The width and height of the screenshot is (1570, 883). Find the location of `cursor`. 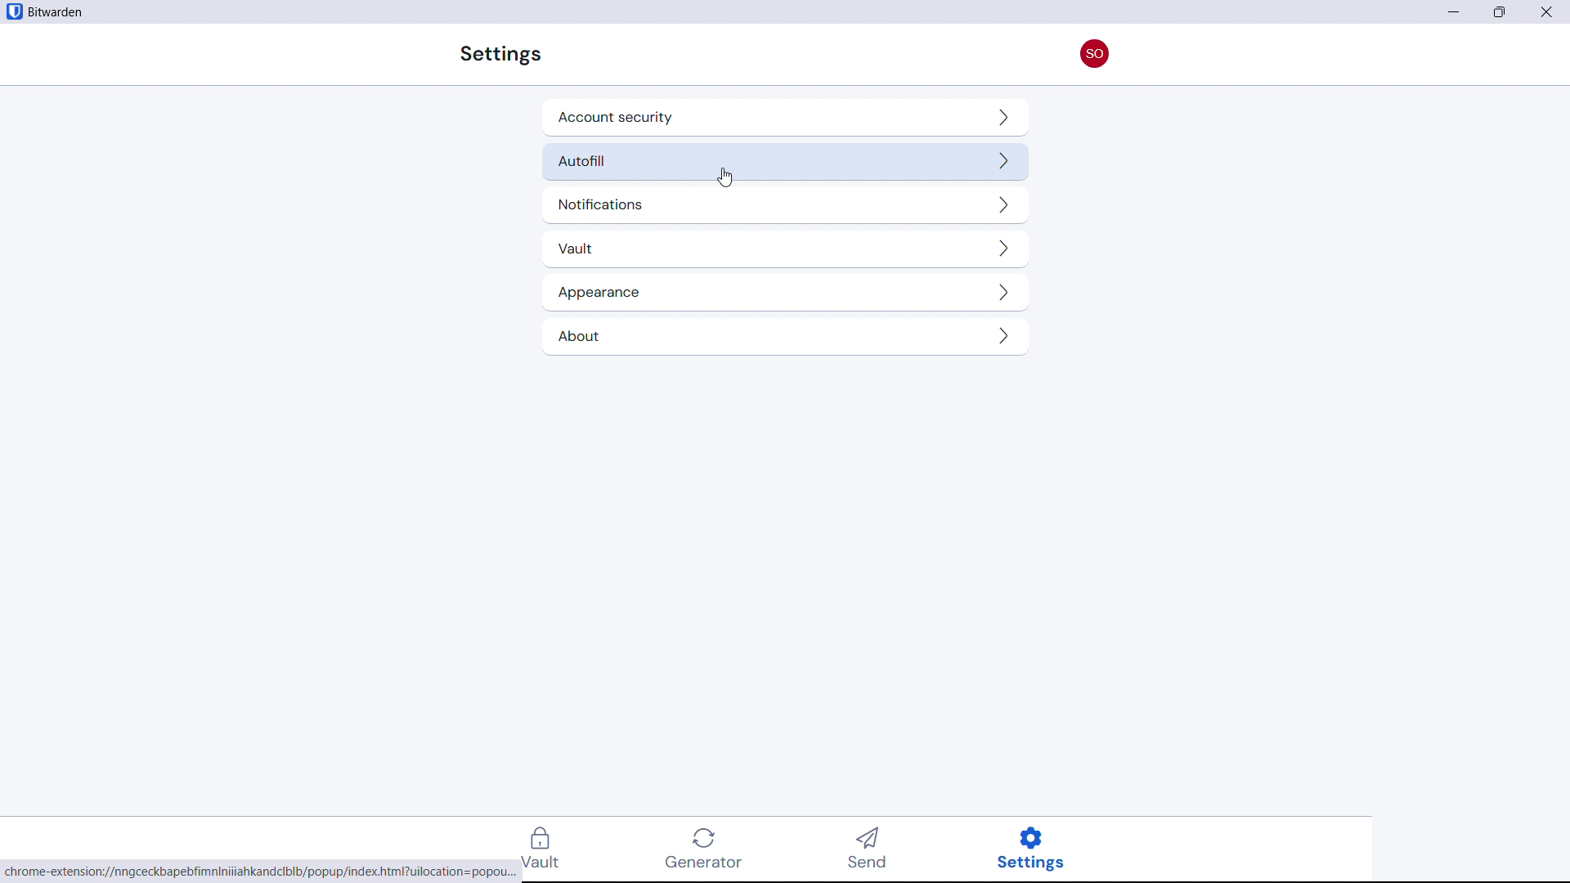

cursor is located at coordinates (724, 179).